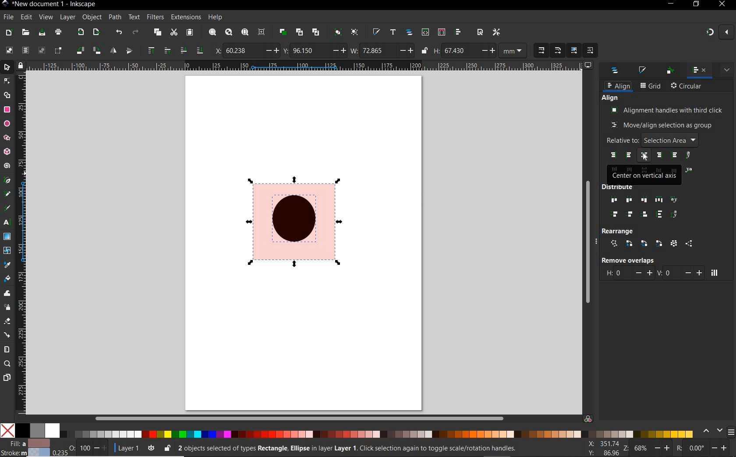 Image resolution: width=736 pixels, height=457 pixels. Describe the element at coordinates (616, 215) in the screenshot. I see `EVEN TOP EDGES` at that location.